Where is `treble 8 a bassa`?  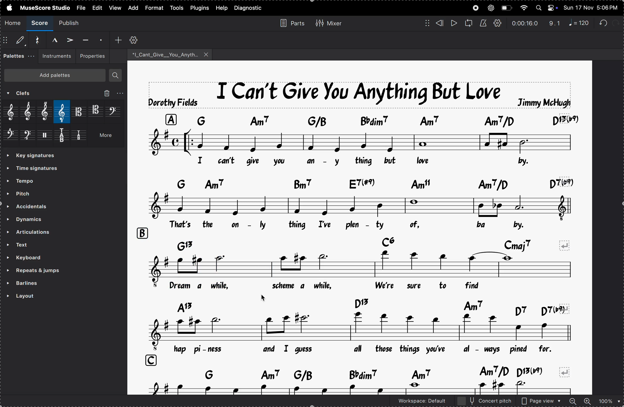 treble 8 a bassa is located at coordinates (63, 112).